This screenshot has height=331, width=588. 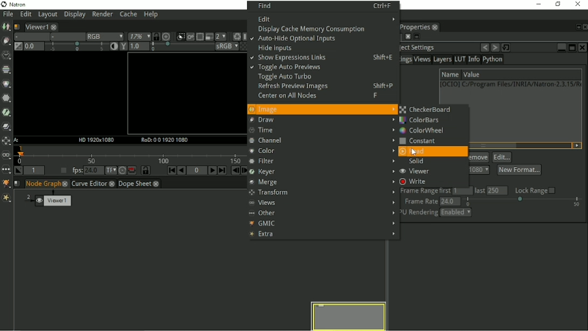 What do you see at coordinates (30, 37) in the screenshot?
I see `Layer` at bounding box center [30, 37].